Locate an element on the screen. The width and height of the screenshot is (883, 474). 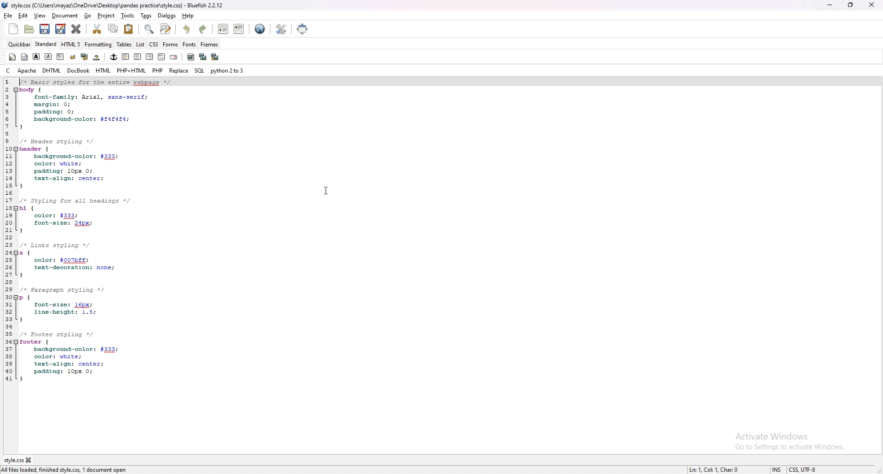
style.css  is located at coordinates (16, 461).